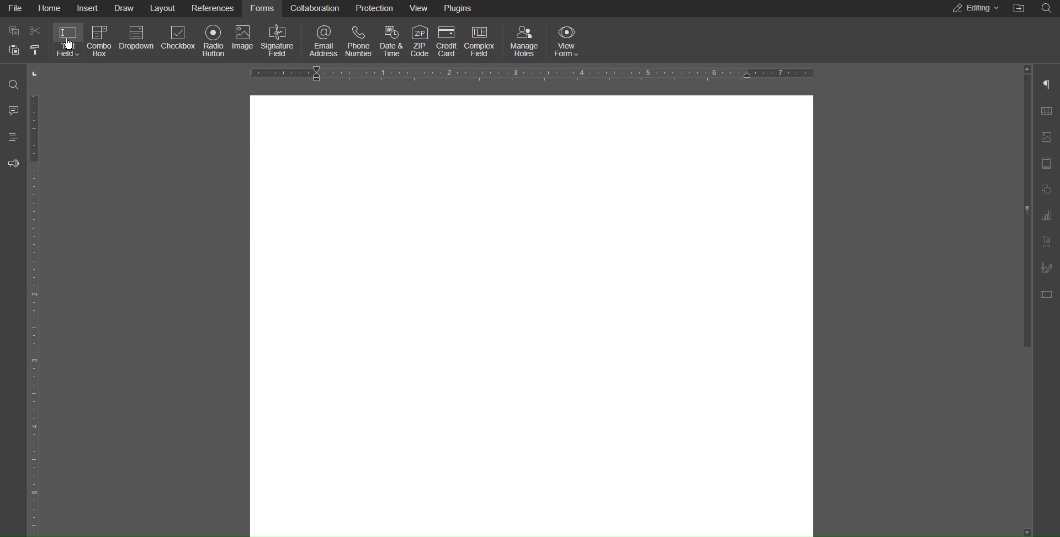  Describe the element at coordinates (448, 40) in the screenshot. I see `Credit Card` at that location.